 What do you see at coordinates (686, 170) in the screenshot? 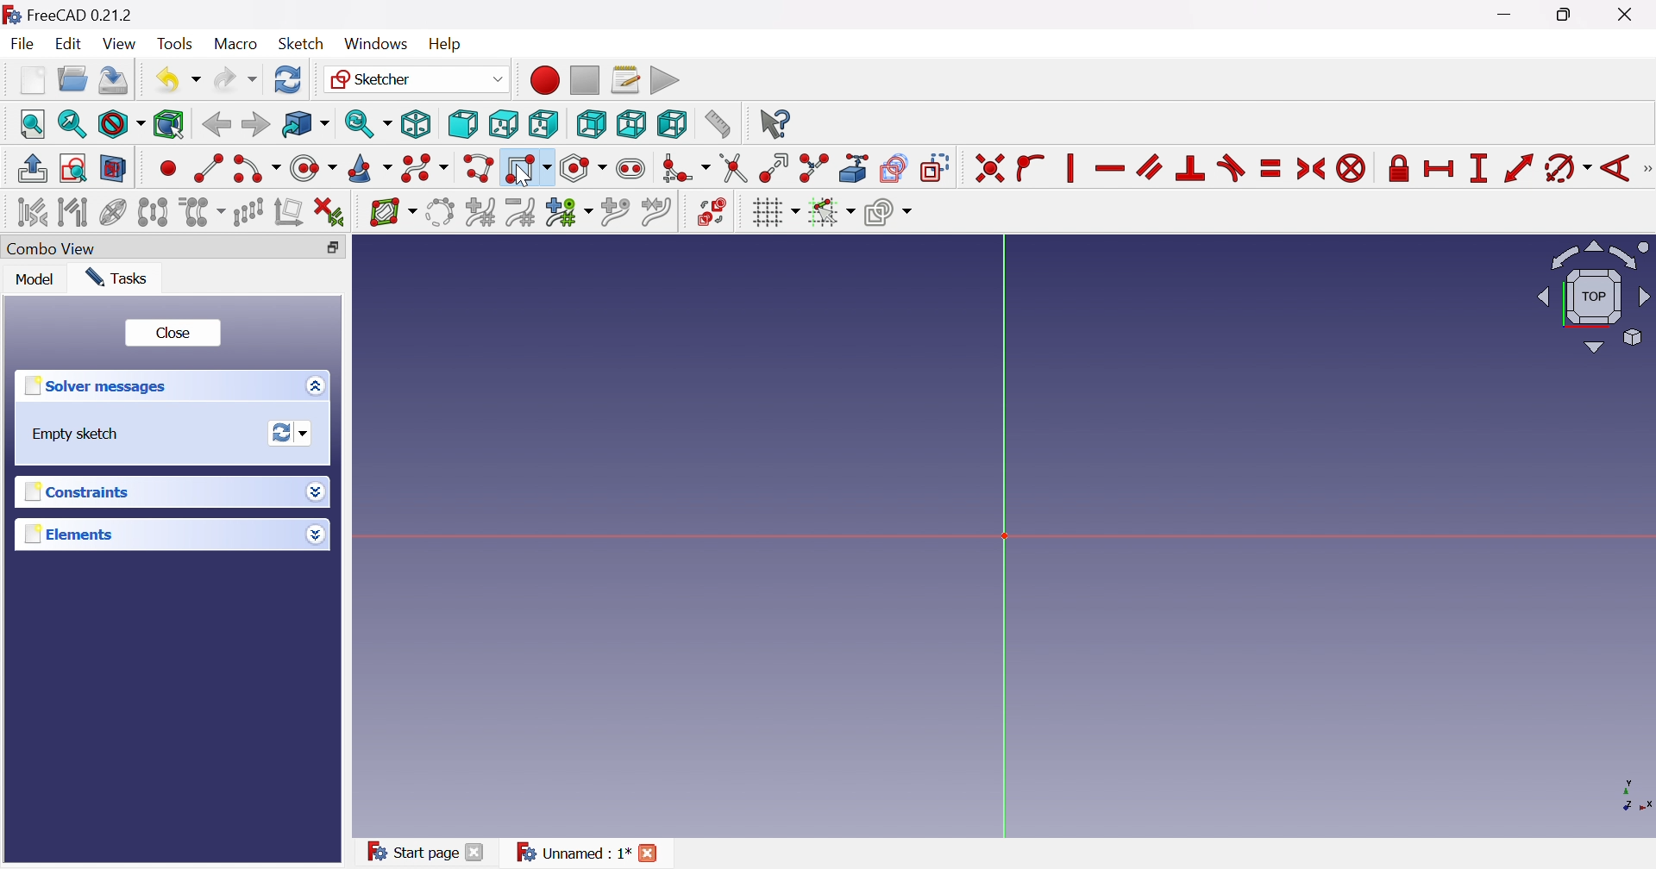
I see `Create fillet` at bounding box center [686, 170].